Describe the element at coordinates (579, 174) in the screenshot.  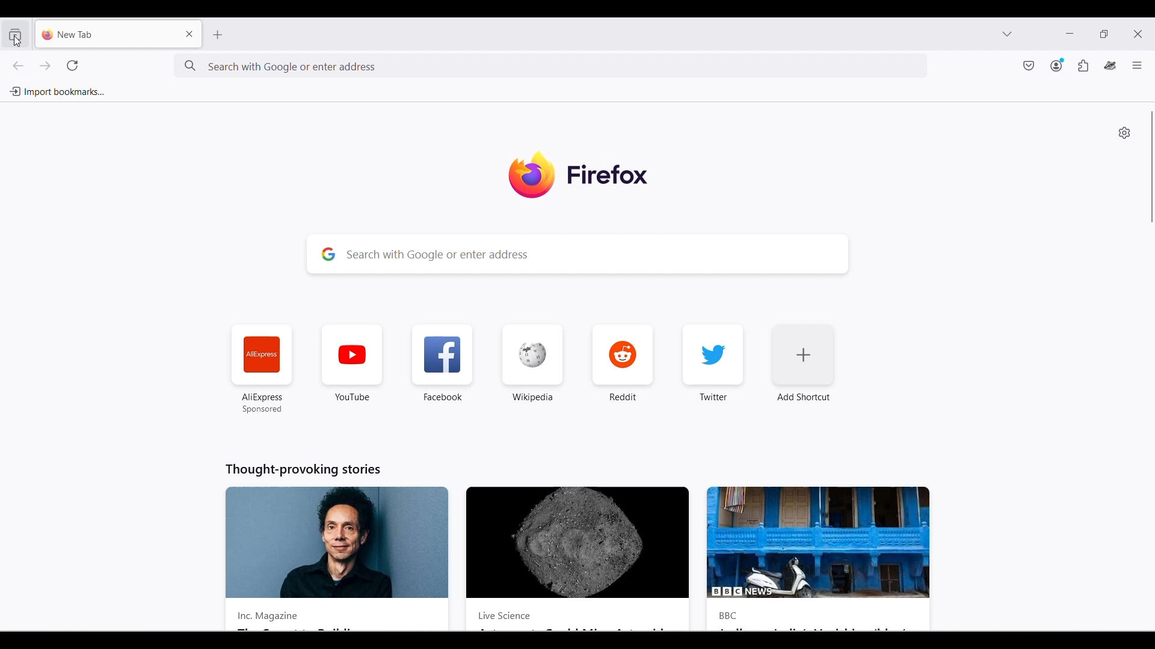
I see `Browser name and logo` at that location.